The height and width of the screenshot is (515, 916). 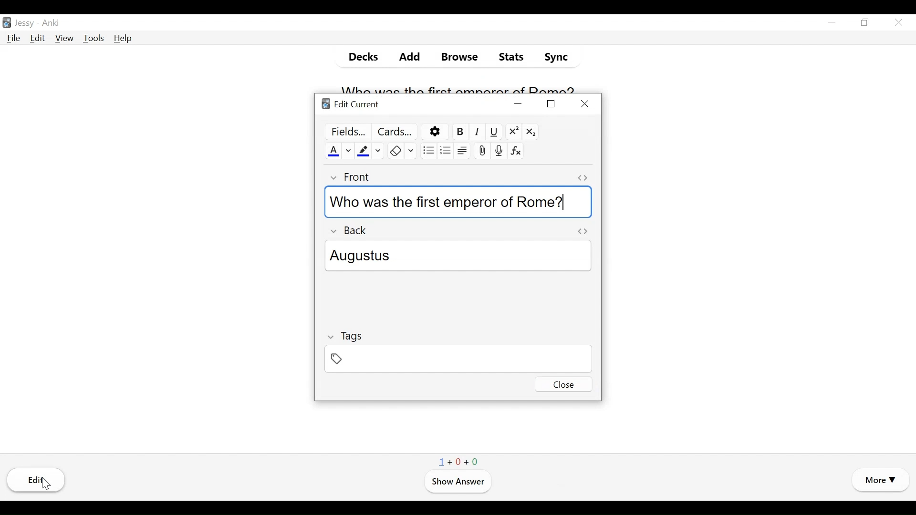 What do you see at coordinates (13, 38) in the screenshot?
I see `File` at bounding box center [13, 38].